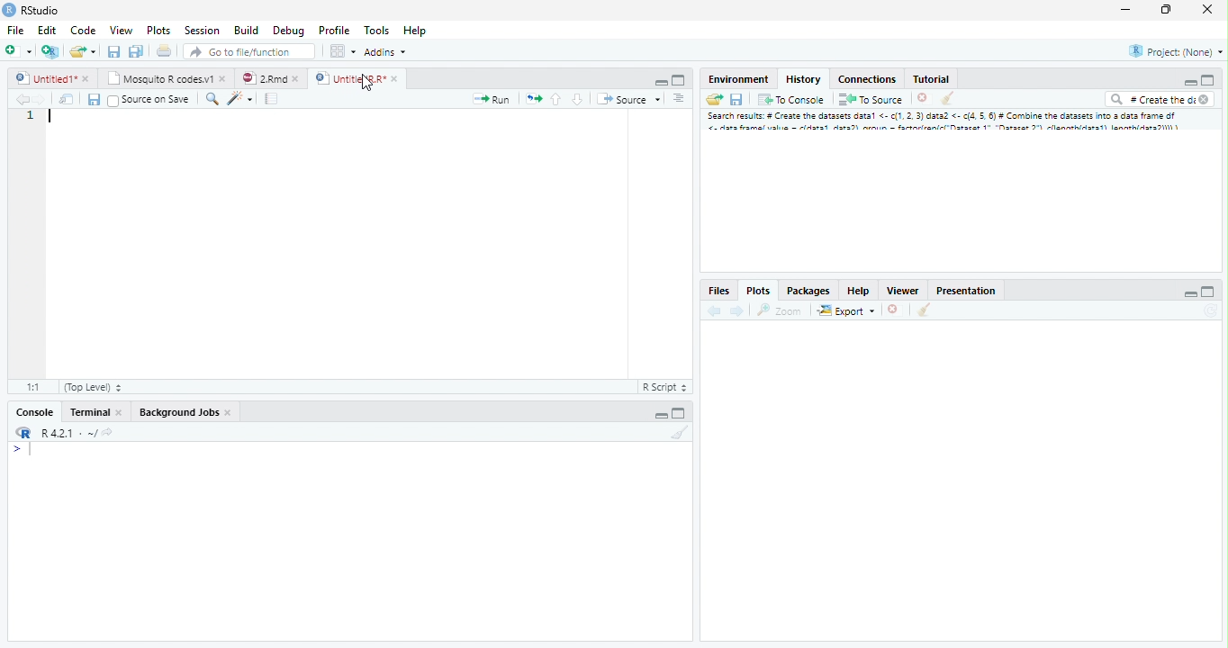 This screenshot has width=1228, height=648. What do you see at coordinates (1189, 83) in the screenshot?
I see `Minimize` at bounding box center [1189, 83].